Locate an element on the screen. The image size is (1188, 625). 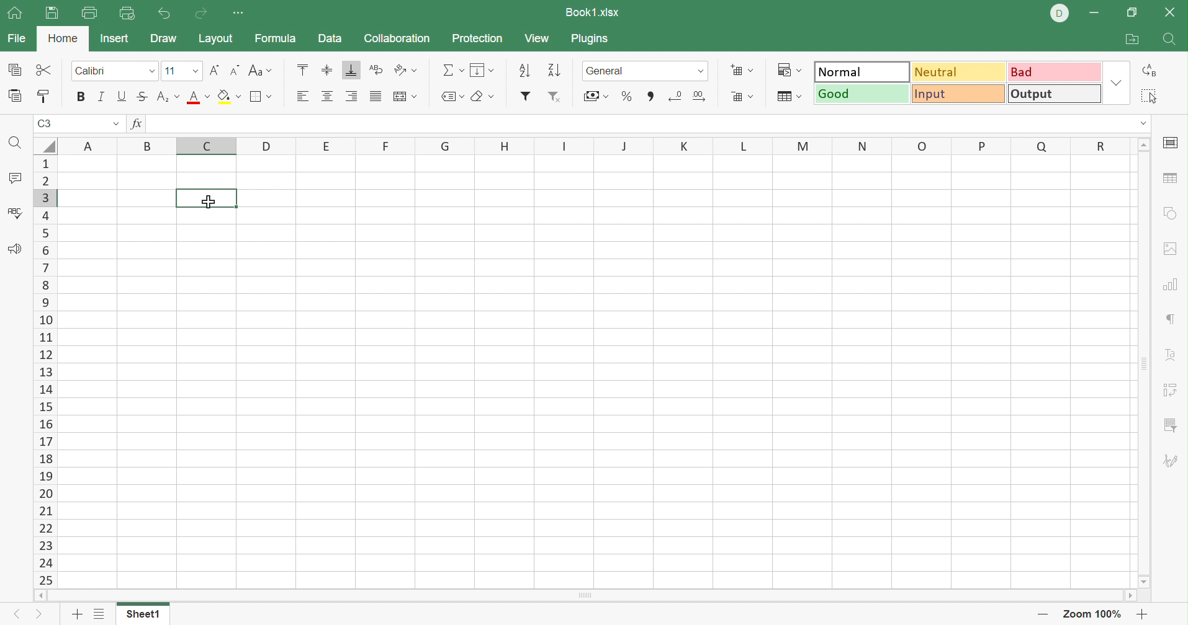
Close is located at coordinates (1169, 12).